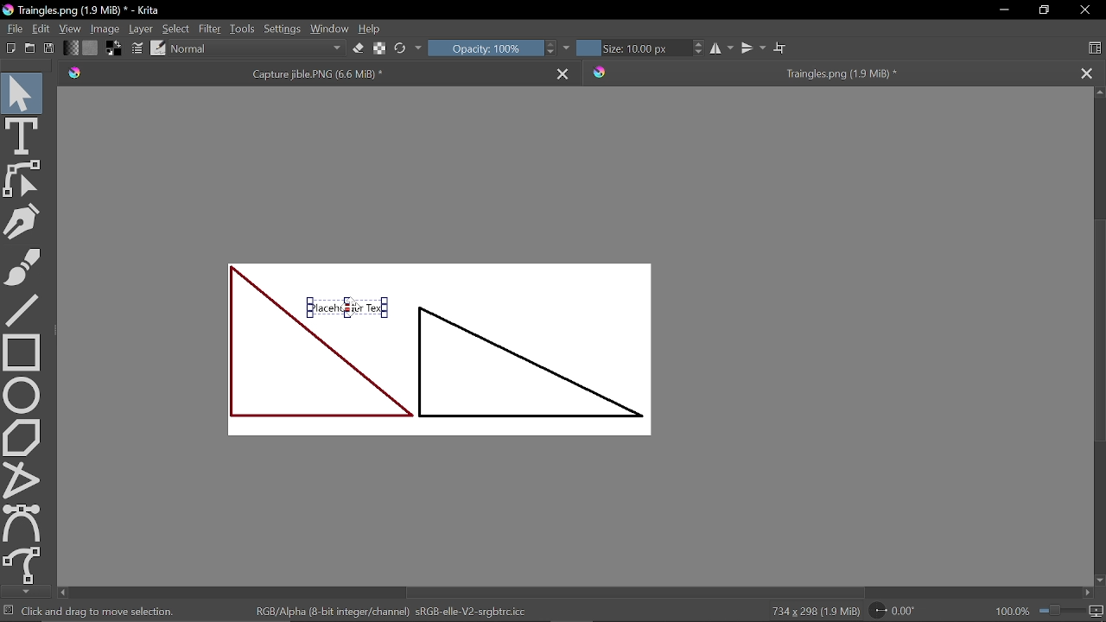  I want to click on Wrap around mode, so click(781, 46).